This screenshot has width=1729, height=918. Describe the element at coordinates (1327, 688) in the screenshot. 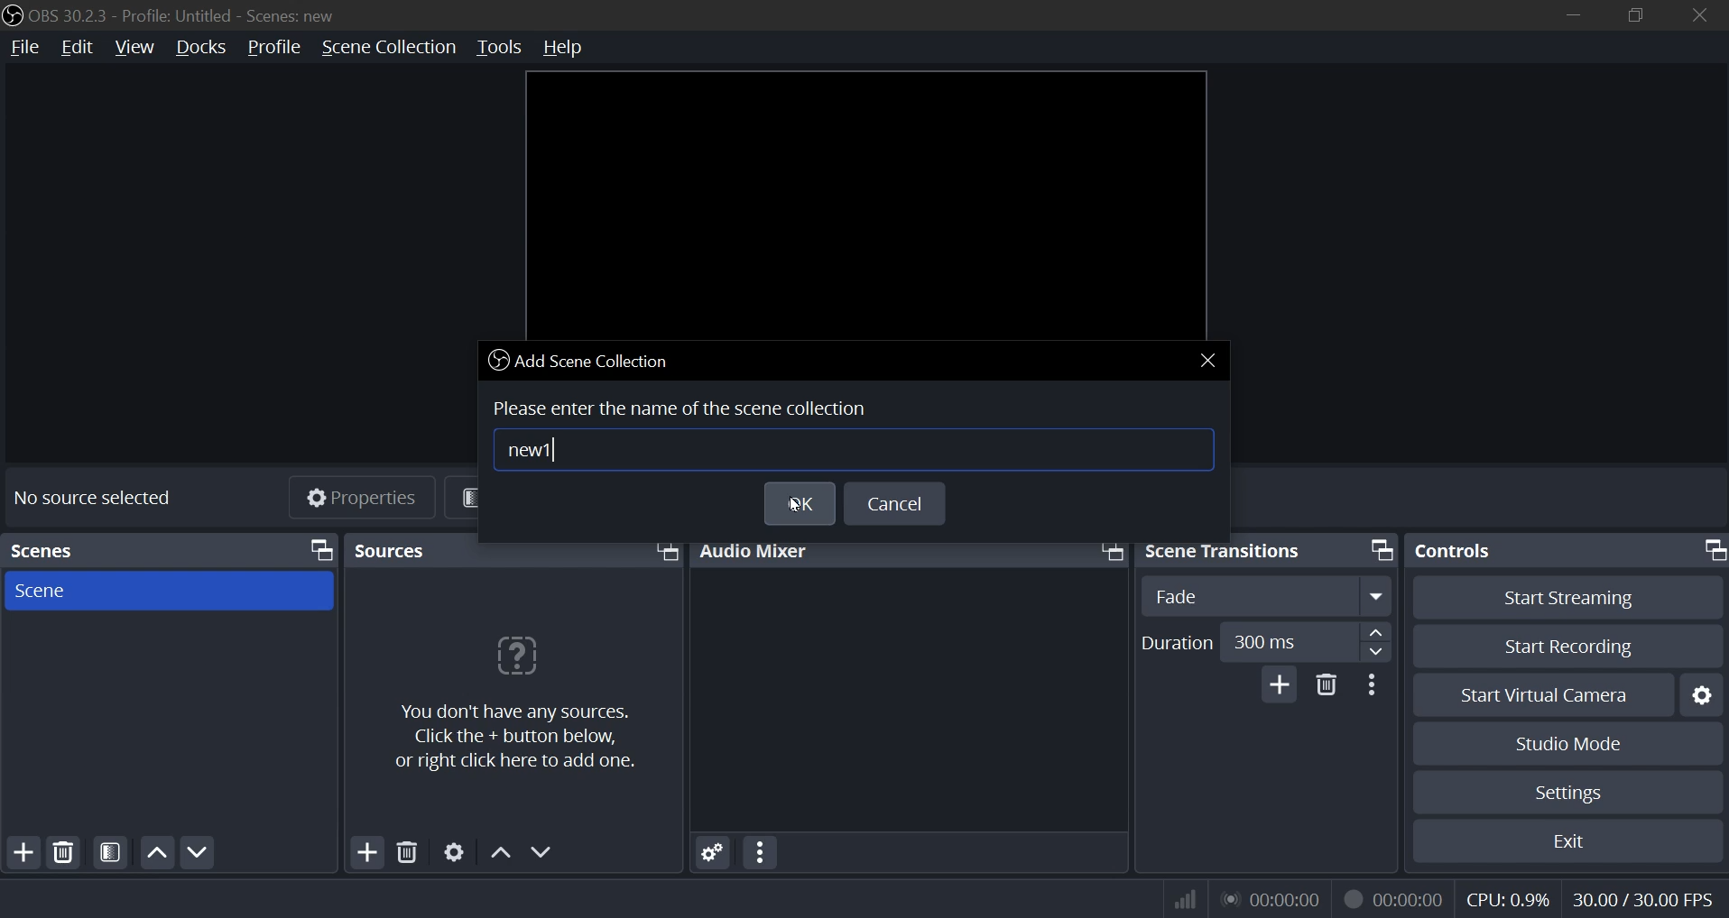

I see `delete` at that location.